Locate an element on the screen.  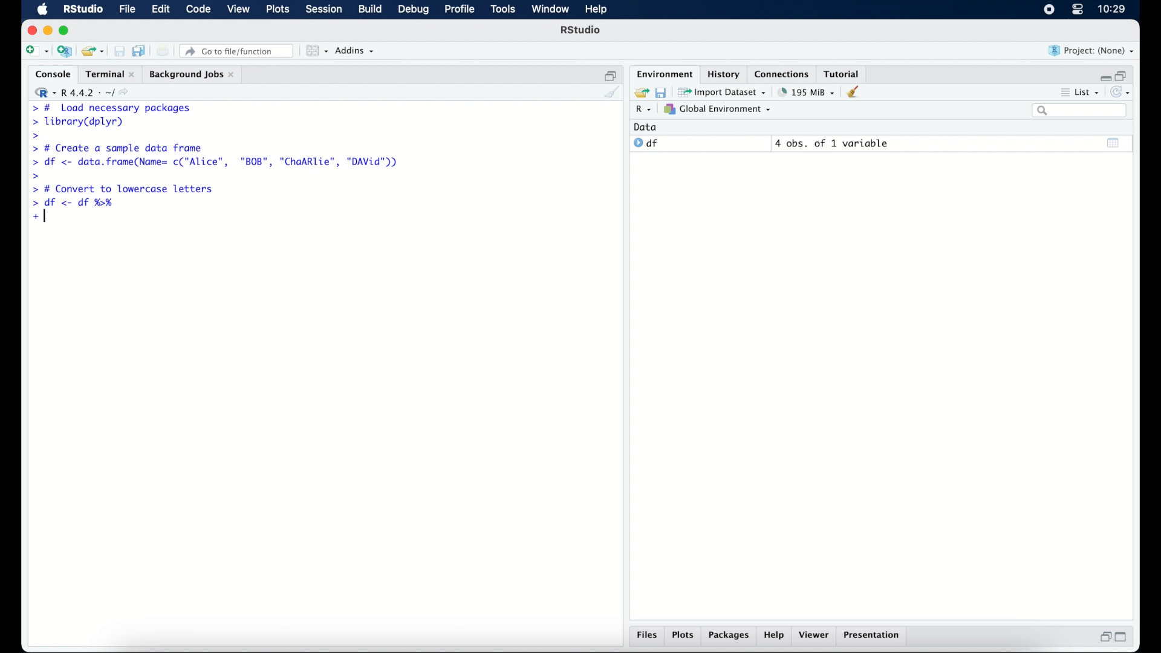
R Studio is located at coordinates (83, 10).